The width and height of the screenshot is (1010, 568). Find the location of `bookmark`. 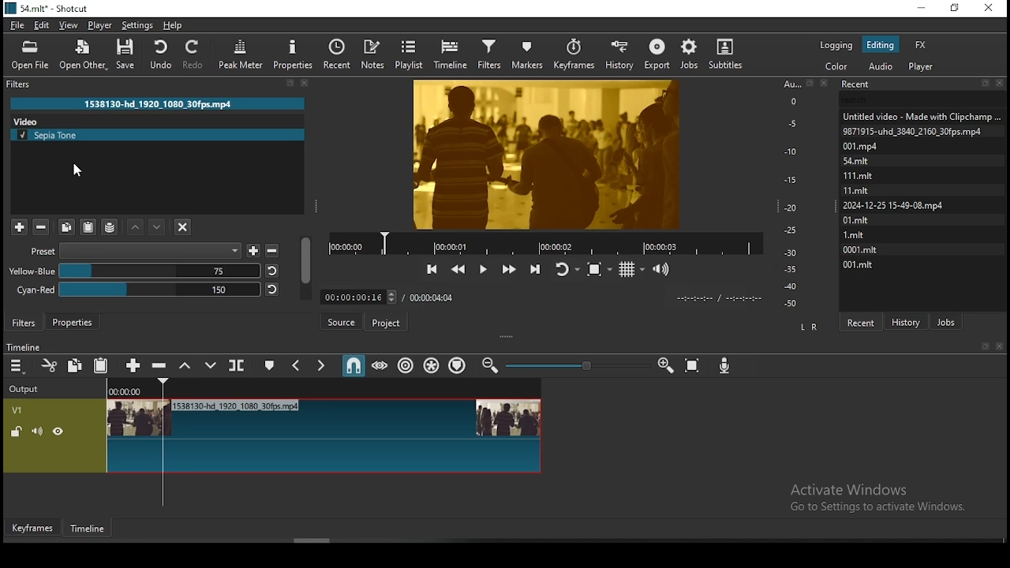

bookmark is located at coordinates (984, 346).